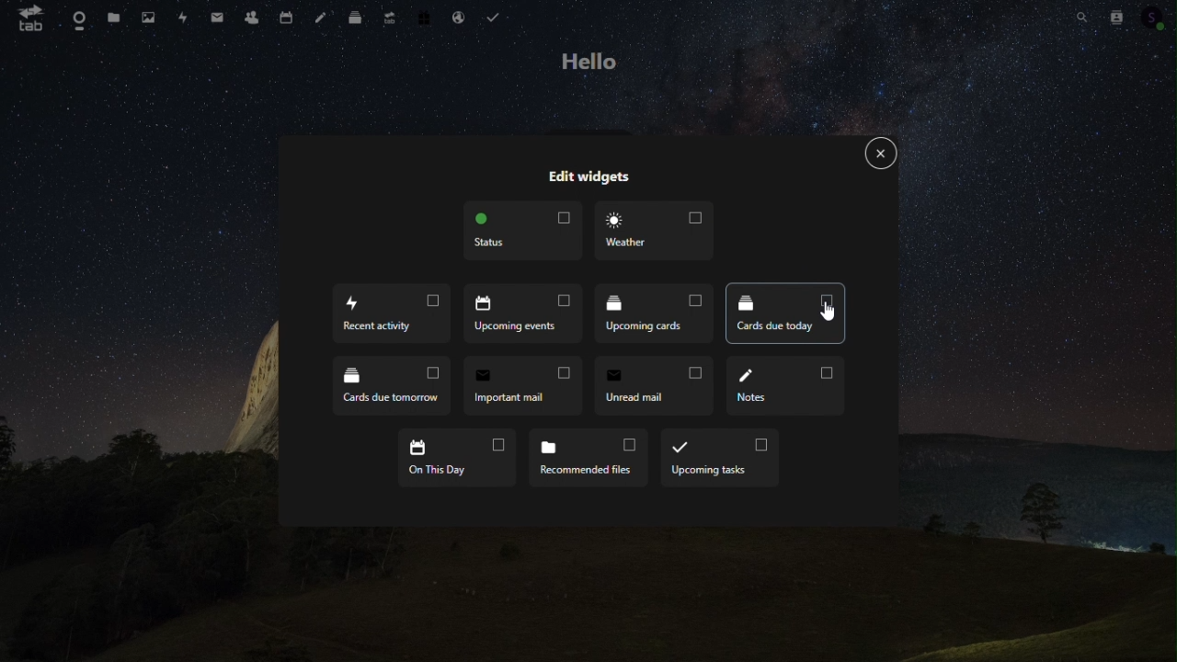  What do you see at coordinates (656, 312) in the screenshot?
I see `Upcoming cars` at bounding box center [656, 312].